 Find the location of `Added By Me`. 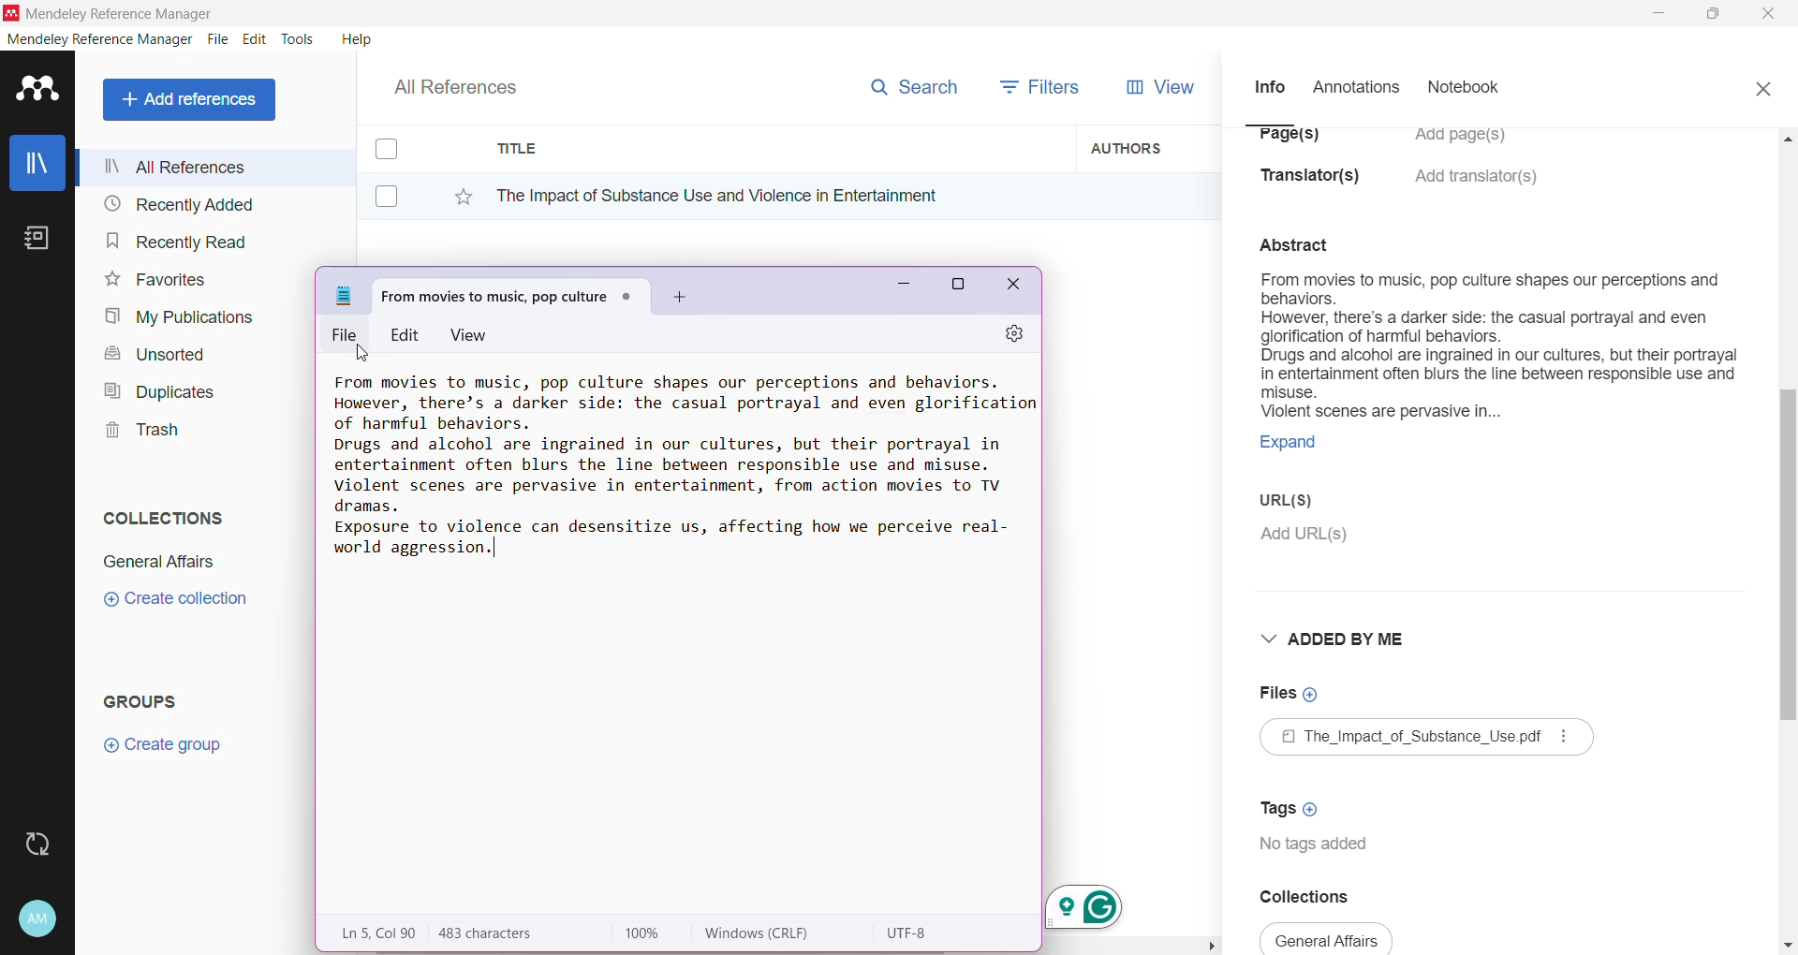

Added By Me is located at coordinates (1338, 639).